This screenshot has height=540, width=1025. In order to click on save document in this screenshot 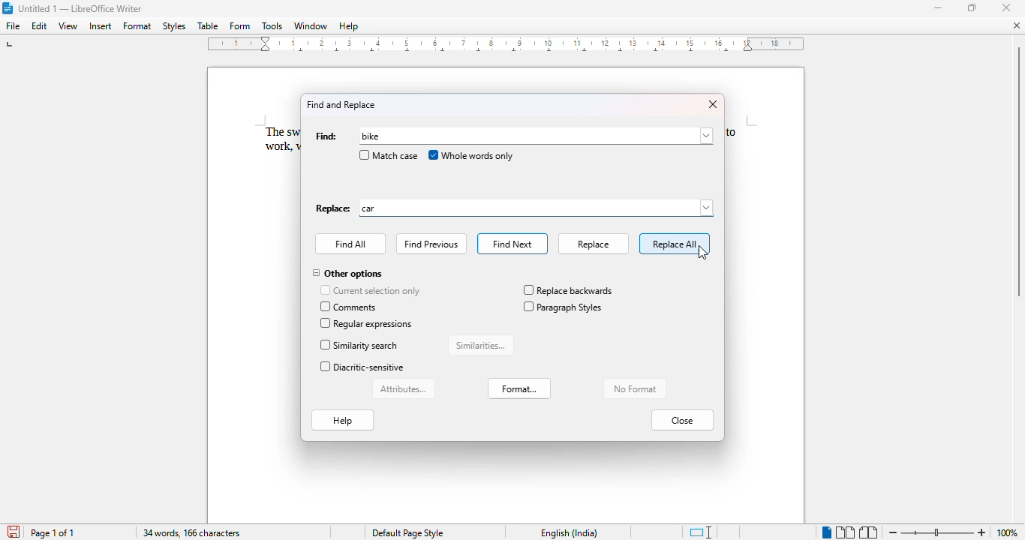, I will do `click(12, 532)`.